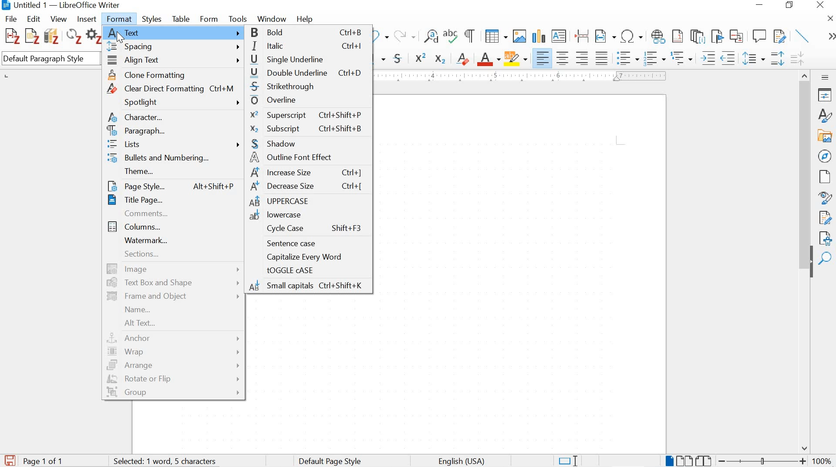  Describe the element at coordinates (707, 58) in the screenshot. I see `Increase indent` at that location.